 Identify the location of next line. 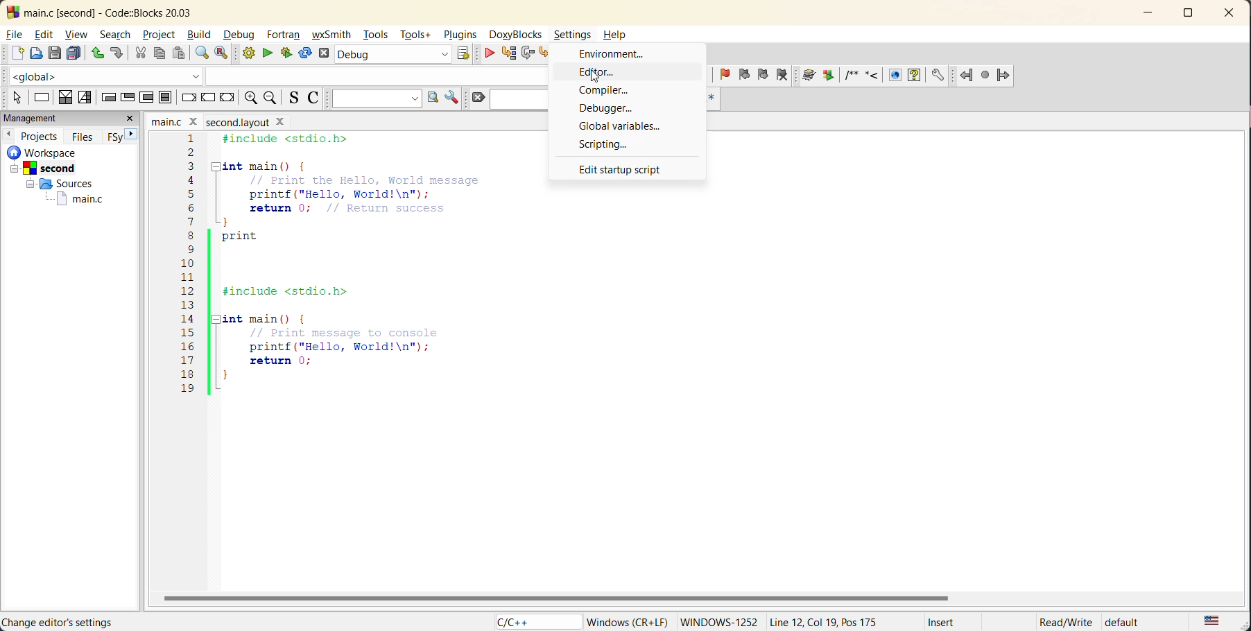
(527, 55).